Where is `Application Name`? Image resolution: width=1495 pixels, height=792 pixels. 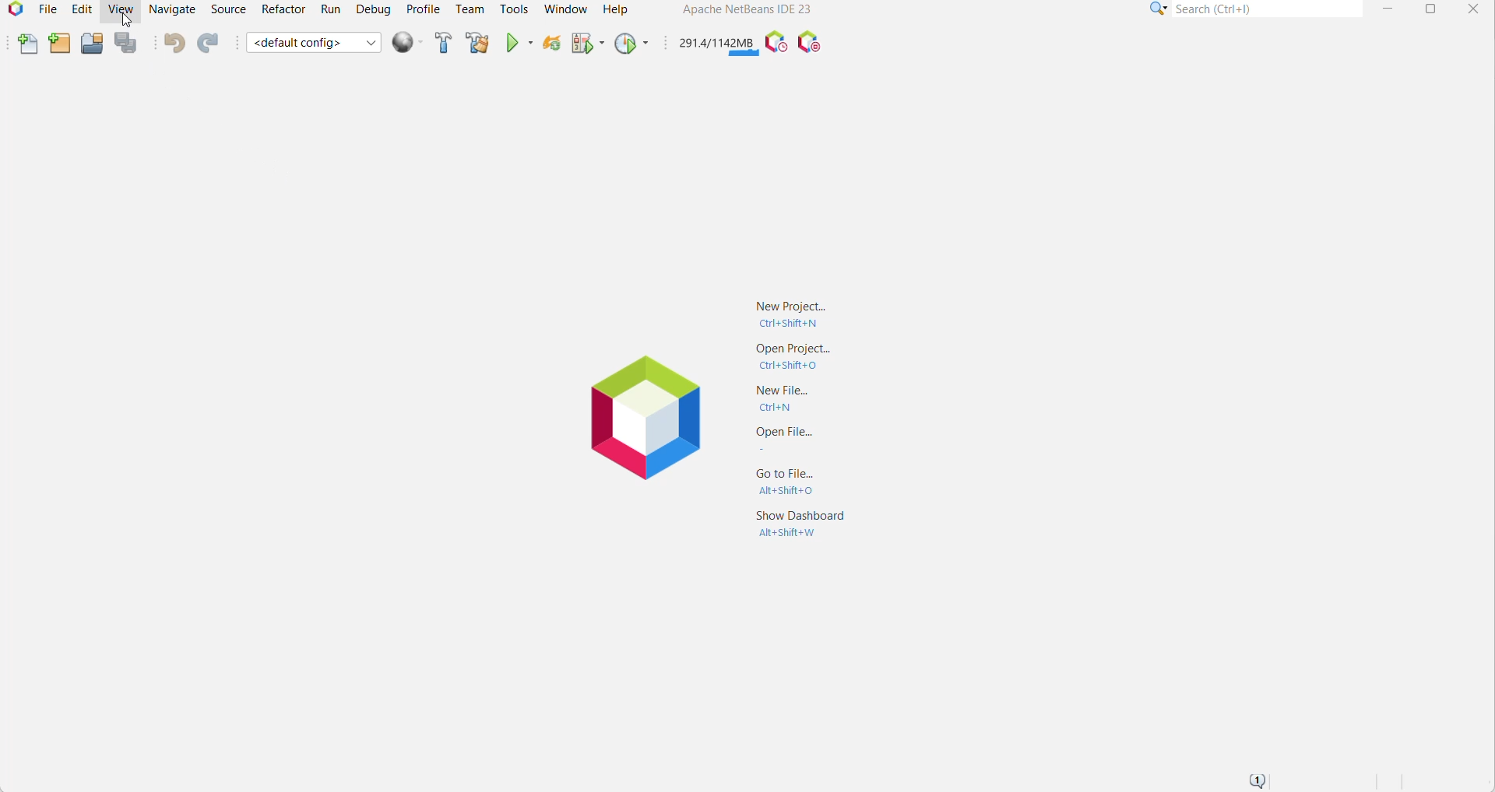
Application Name is located at coordinates (746, 9).